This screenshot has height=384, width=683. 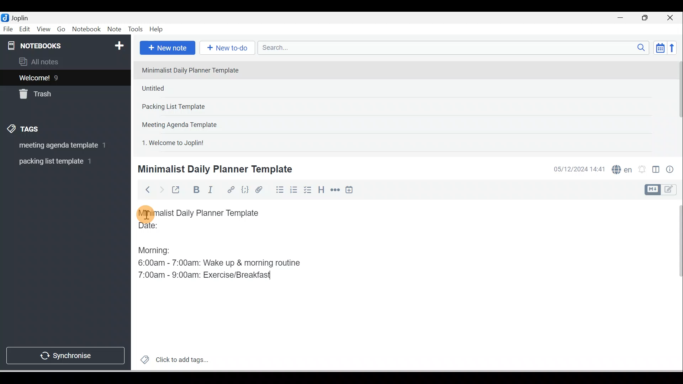 What do you see at coordinates (56, 146) in the screenshot?
I see `Tag 1` at bounding box center [56, 146].